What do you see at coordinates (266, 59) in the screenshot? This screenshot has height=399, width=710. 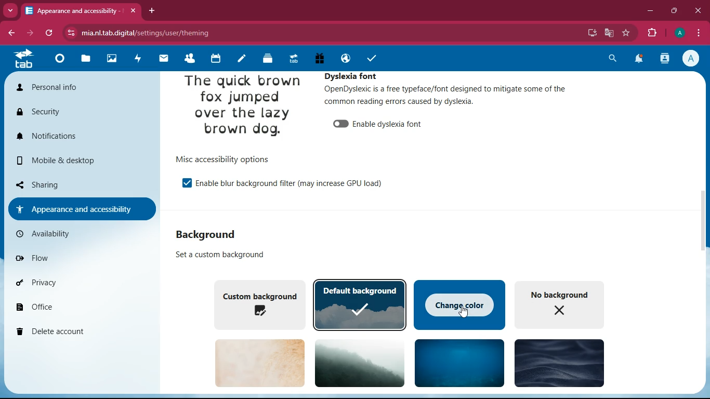 I see `layers` at bounding box center [266, 59].